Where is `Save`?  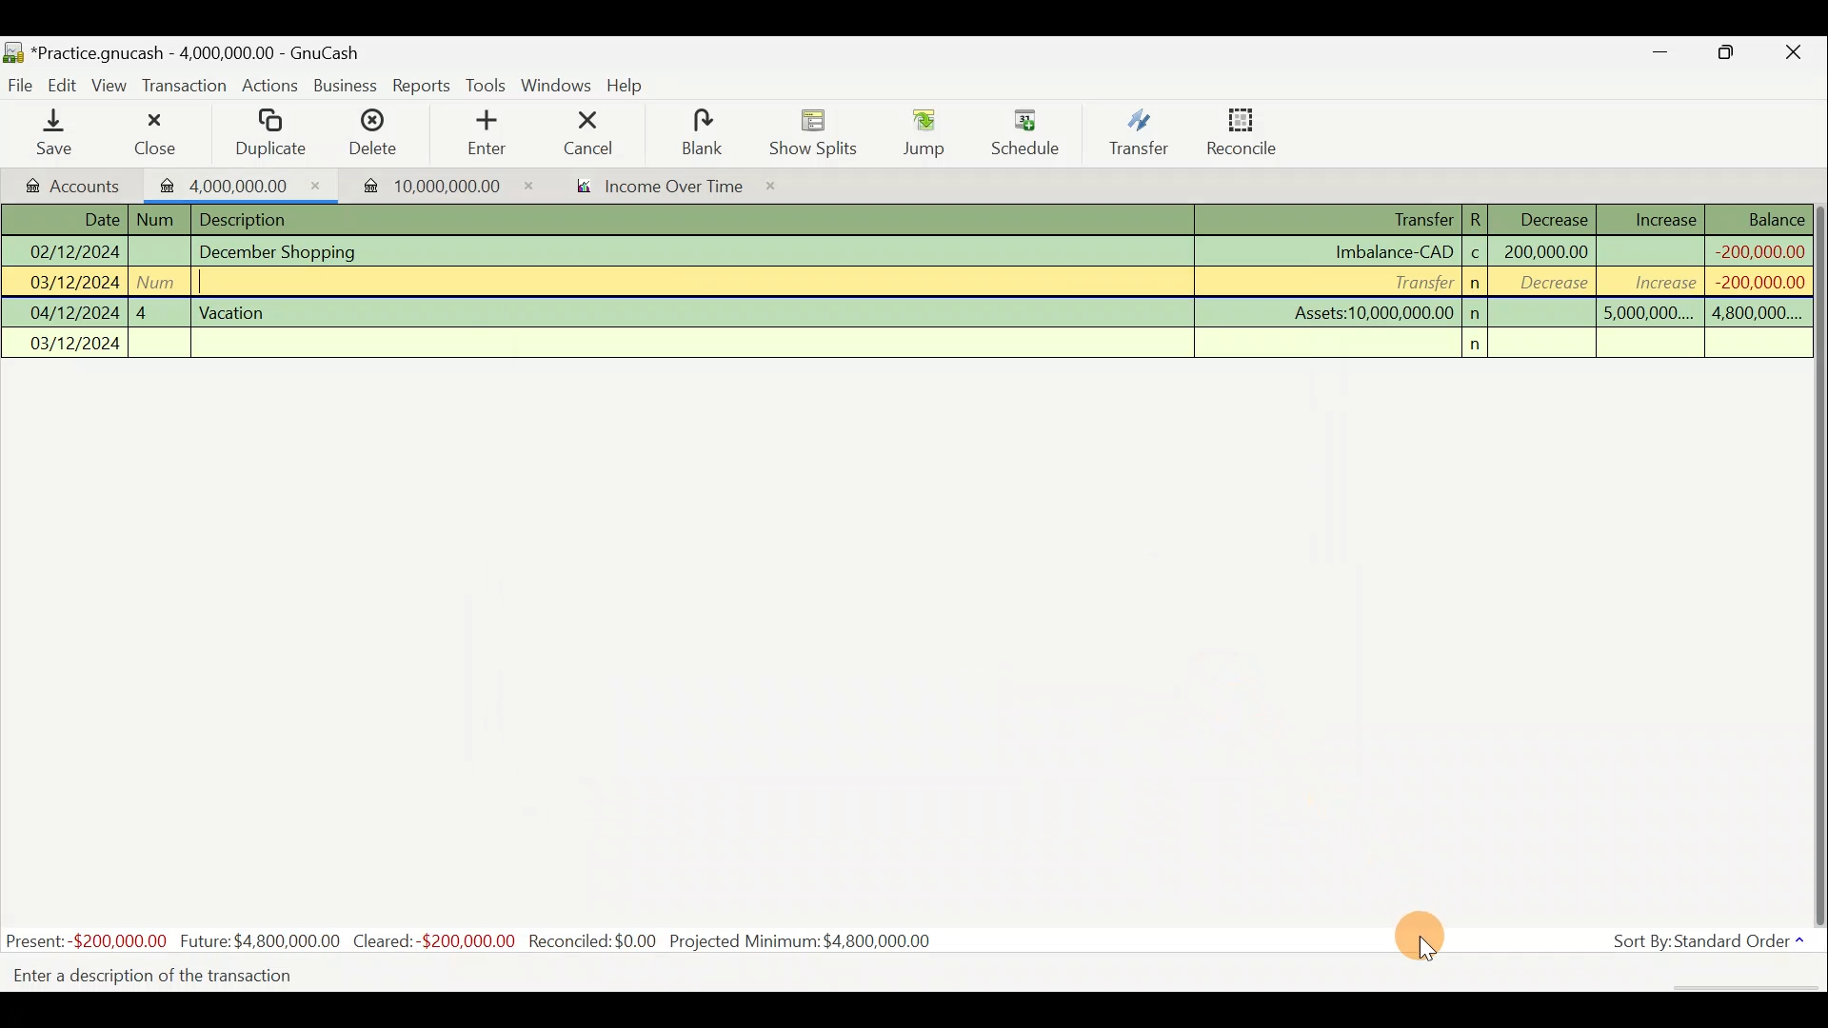 Save is located at coordinates (58, 134).